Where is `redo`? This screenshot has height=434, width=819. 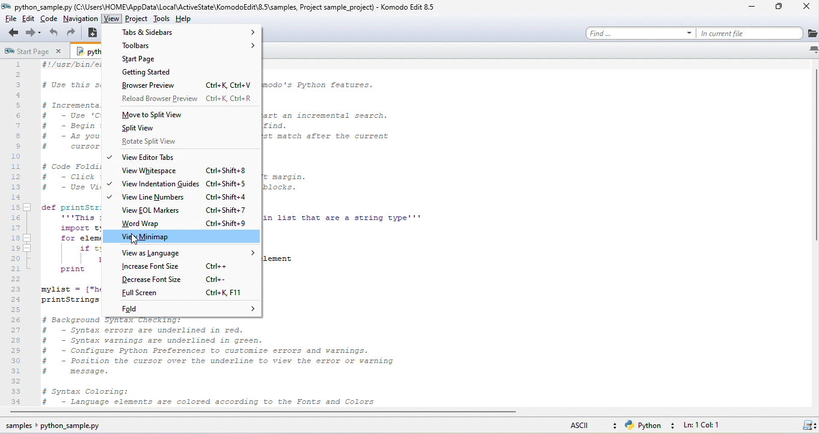 redo is located at coordinates (75, 35).